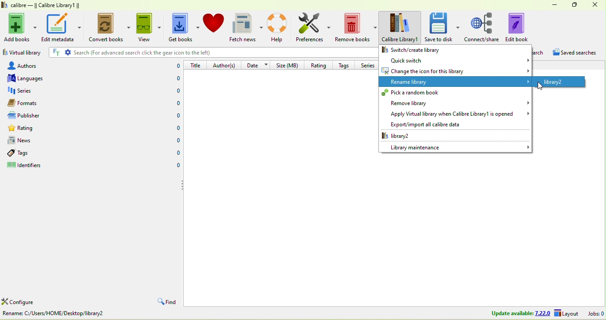 The height and width of the screenshot is (320, 606). I want to click on minimize, so click(551, 4).